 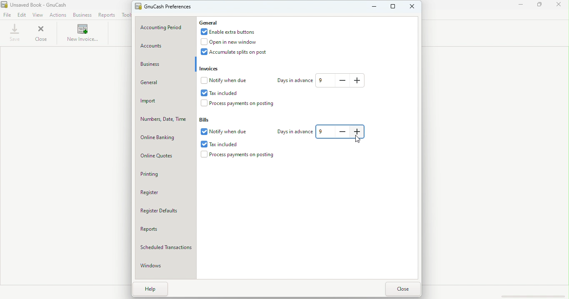 What do you see at coordinates (164, 229) in the screenshot?
I see `Reports` at bounding box center [164, 229].